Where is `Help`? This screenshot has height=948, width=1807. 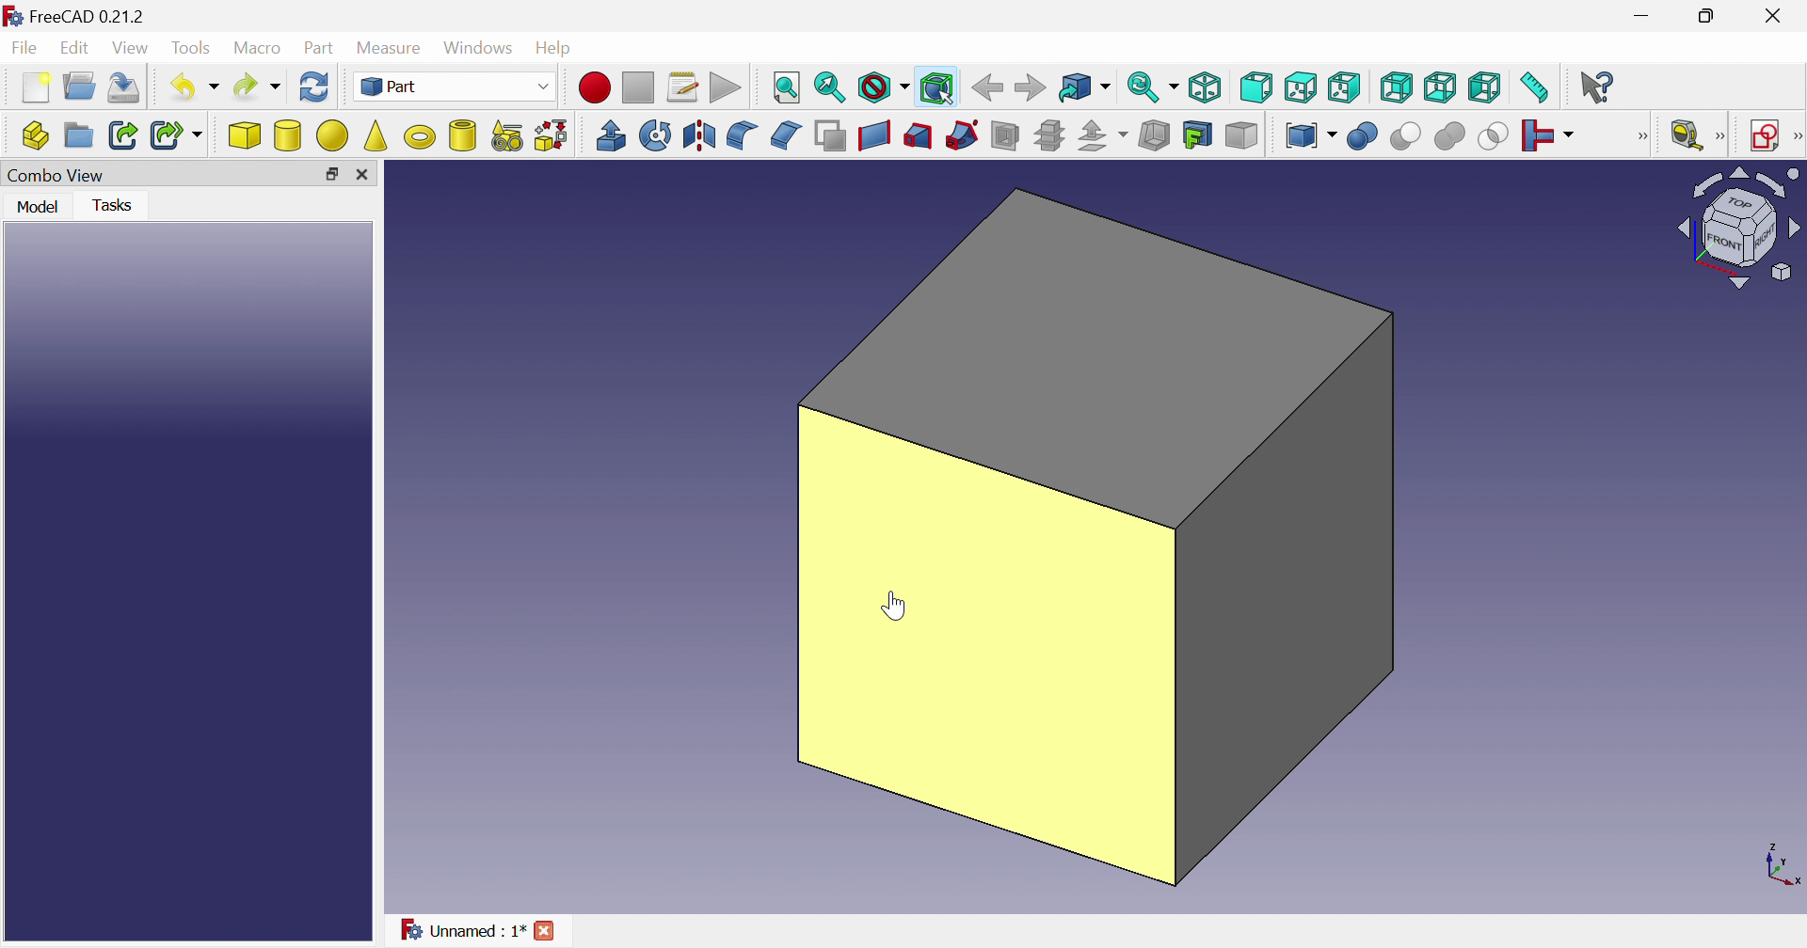 Help is located at coordinates (558, 46).